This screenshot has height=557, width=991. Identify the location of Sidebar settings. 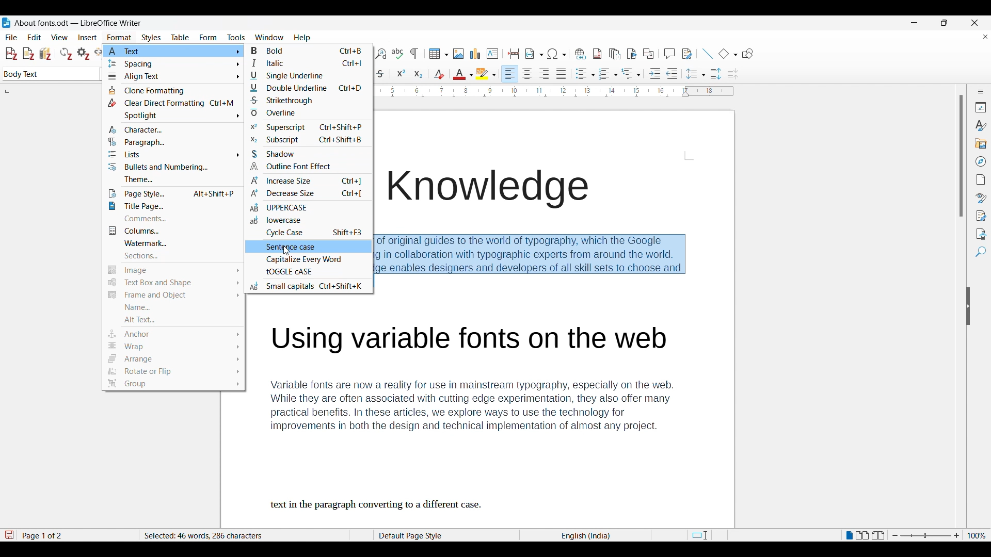
(981, 91).